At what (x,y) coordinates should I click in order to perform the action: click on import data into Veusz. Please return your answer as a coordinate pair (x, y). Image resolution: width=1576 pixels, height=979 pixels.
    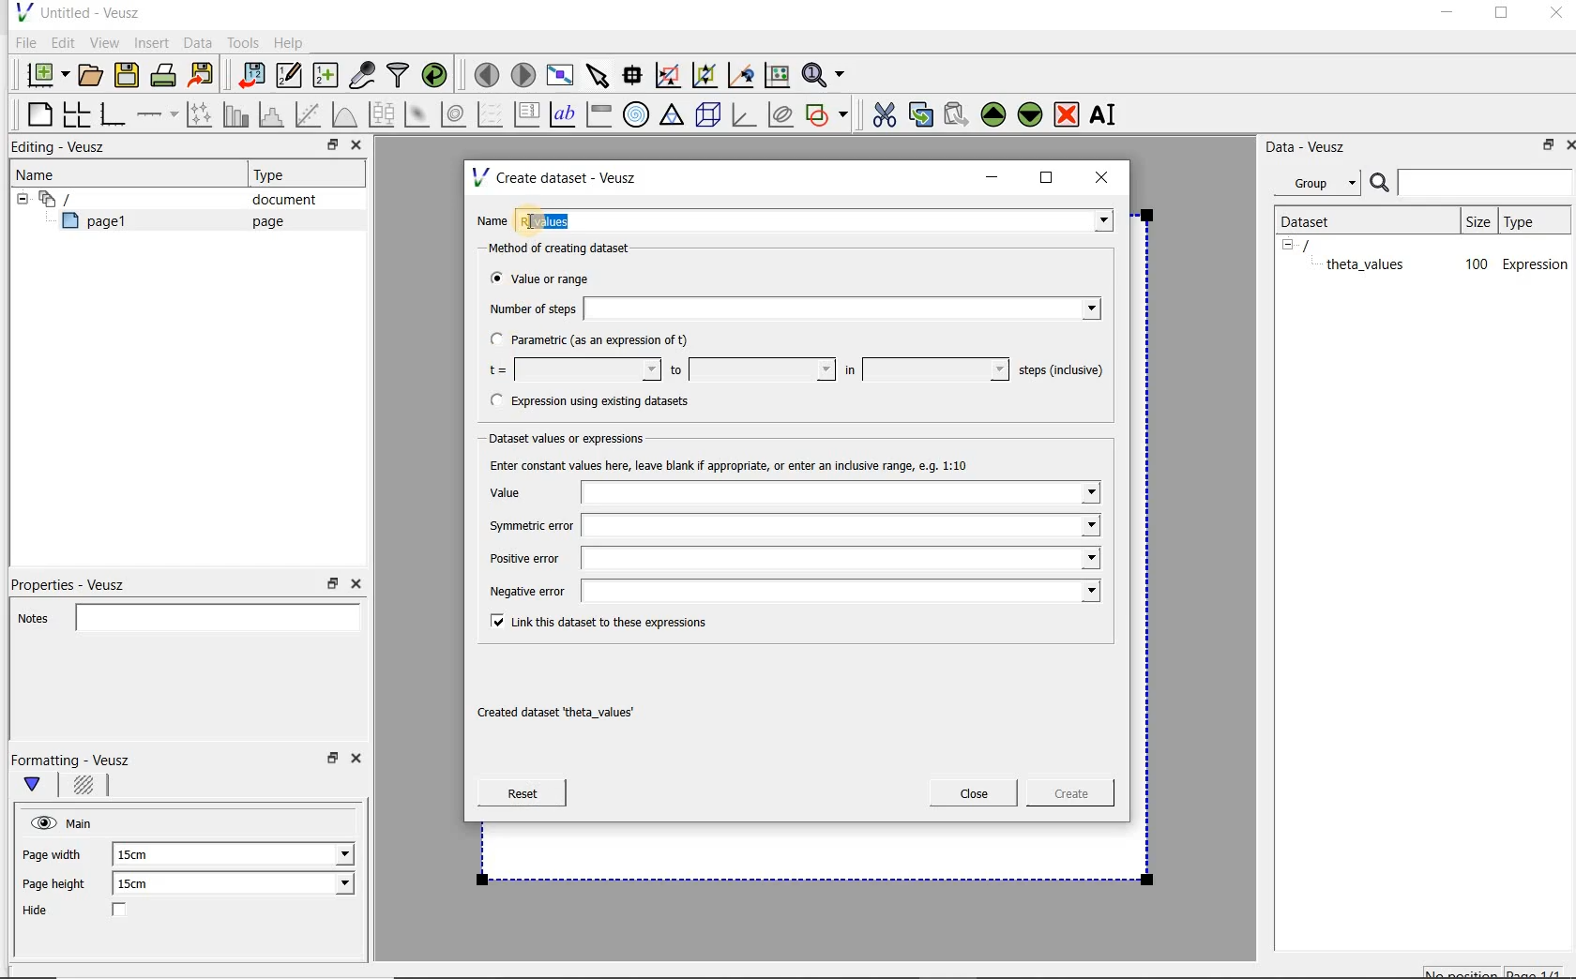
    Looking at the image, I should click on (250, 76).